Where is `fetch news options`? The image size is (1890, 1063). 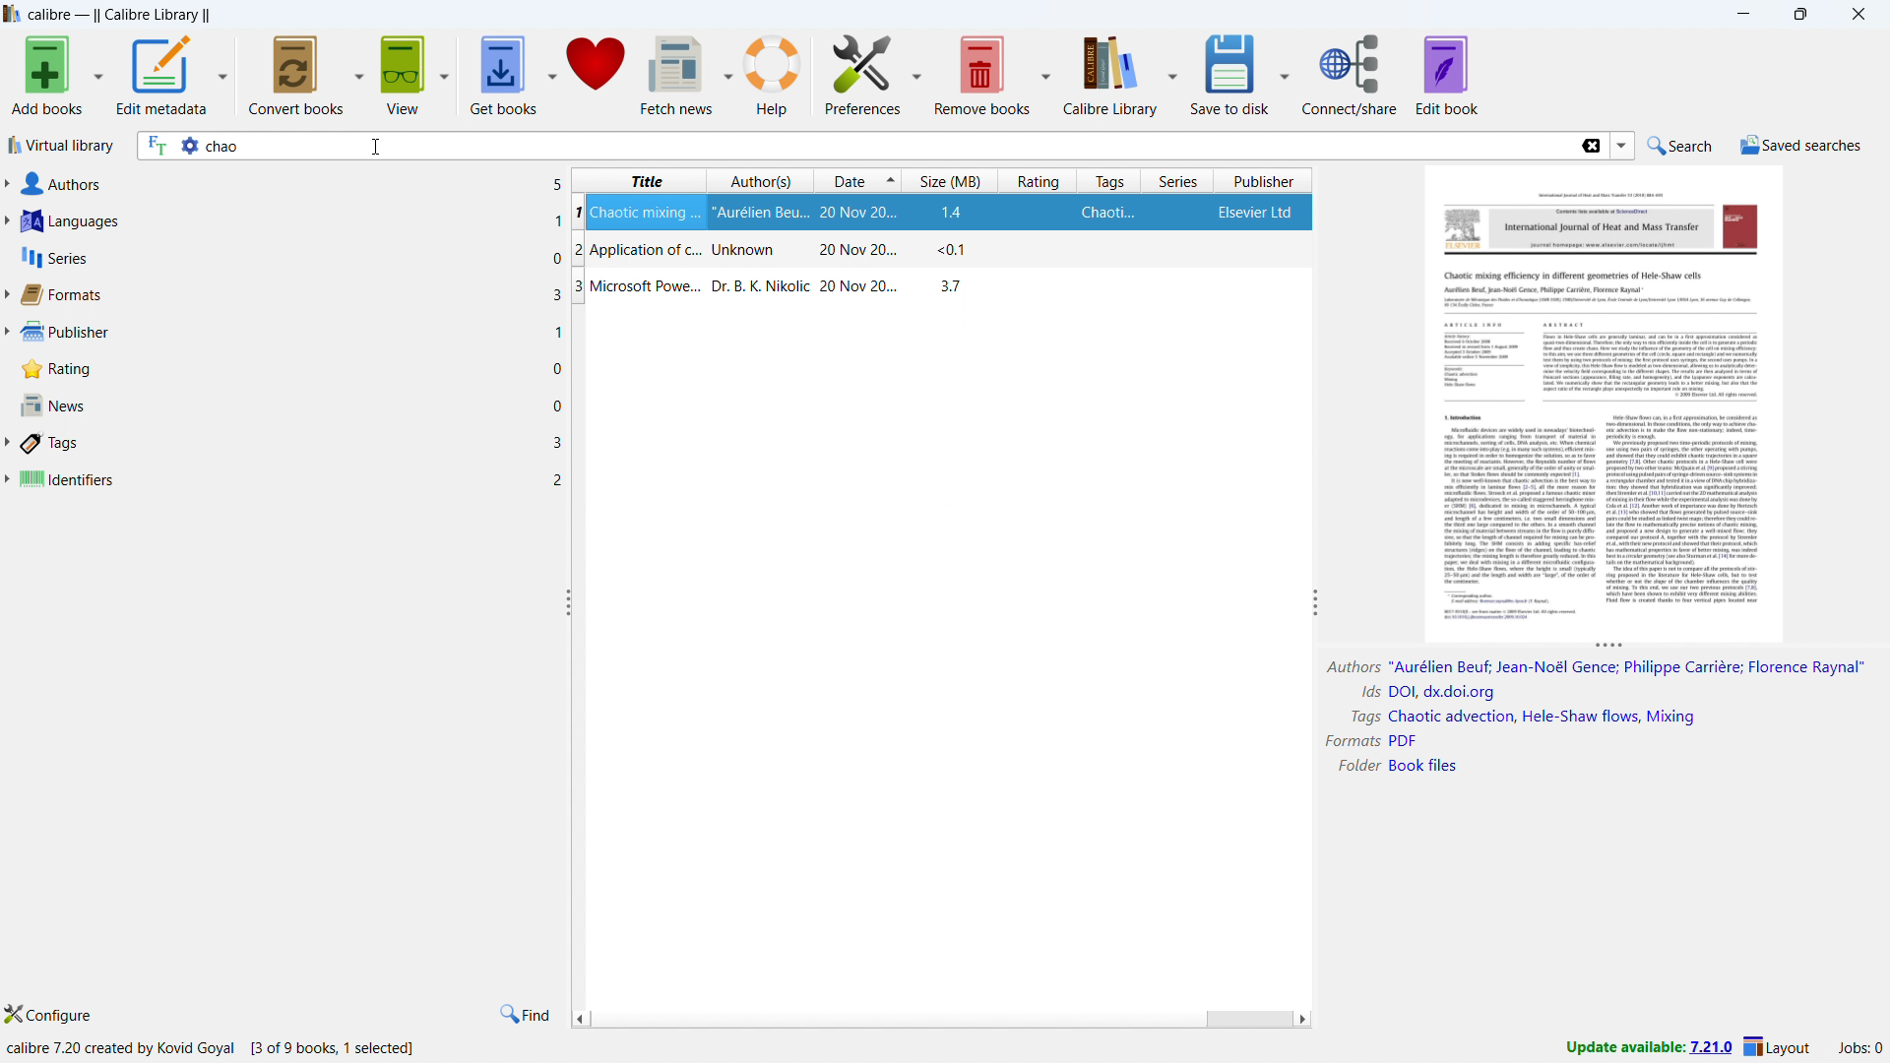 fetch news options is located at coordinates (727, 73).